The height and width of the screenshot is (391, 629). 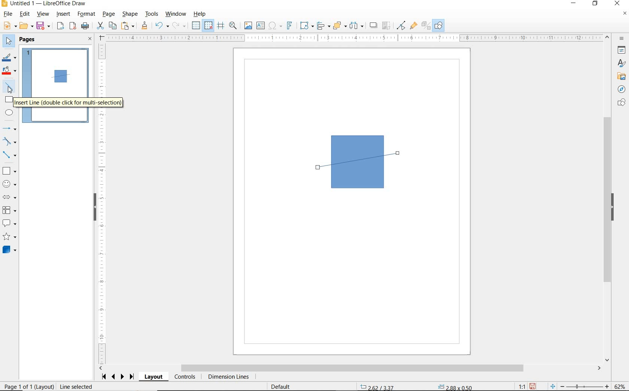 I want to click on LINE TOOL AT DRAG, so click(x=399, y=153).